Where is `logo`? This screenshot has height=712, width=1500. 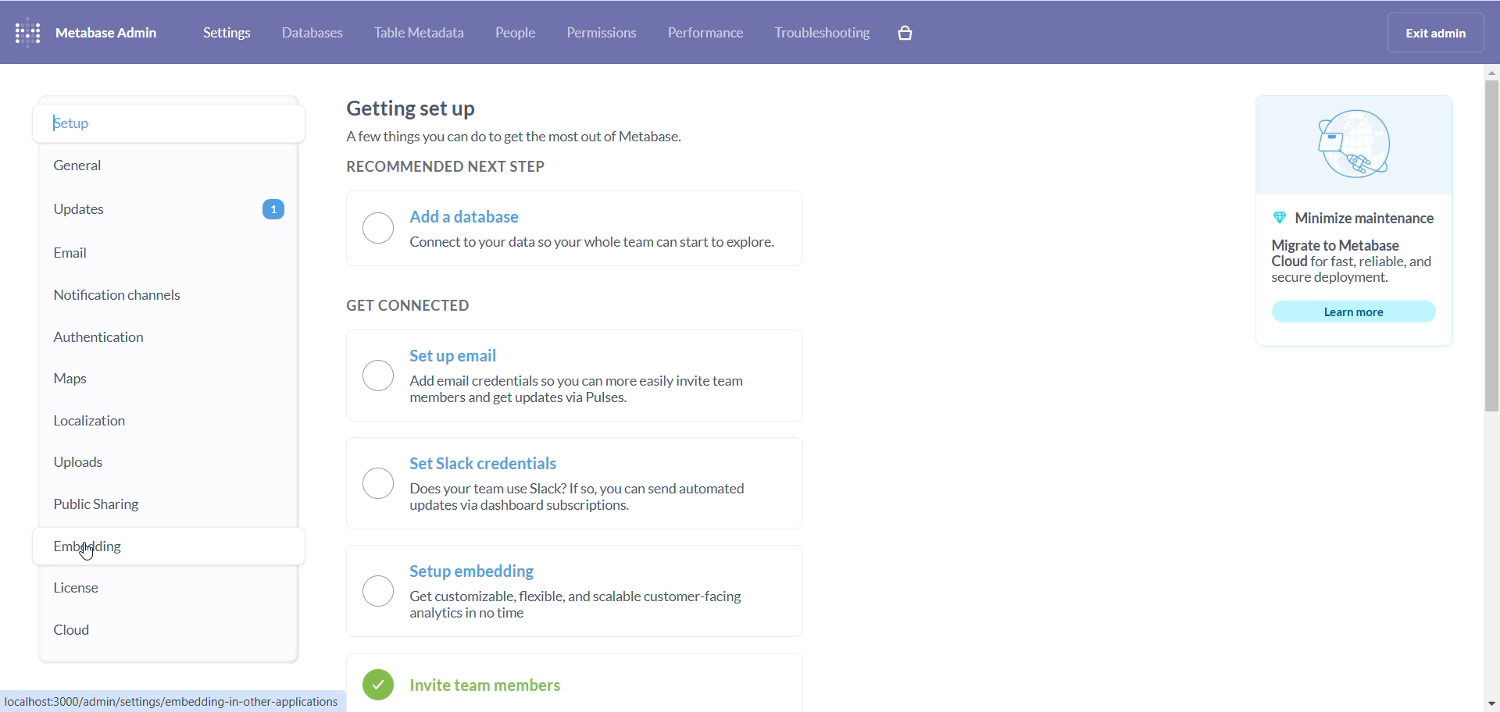 logo is located at coordinates (28, 30).